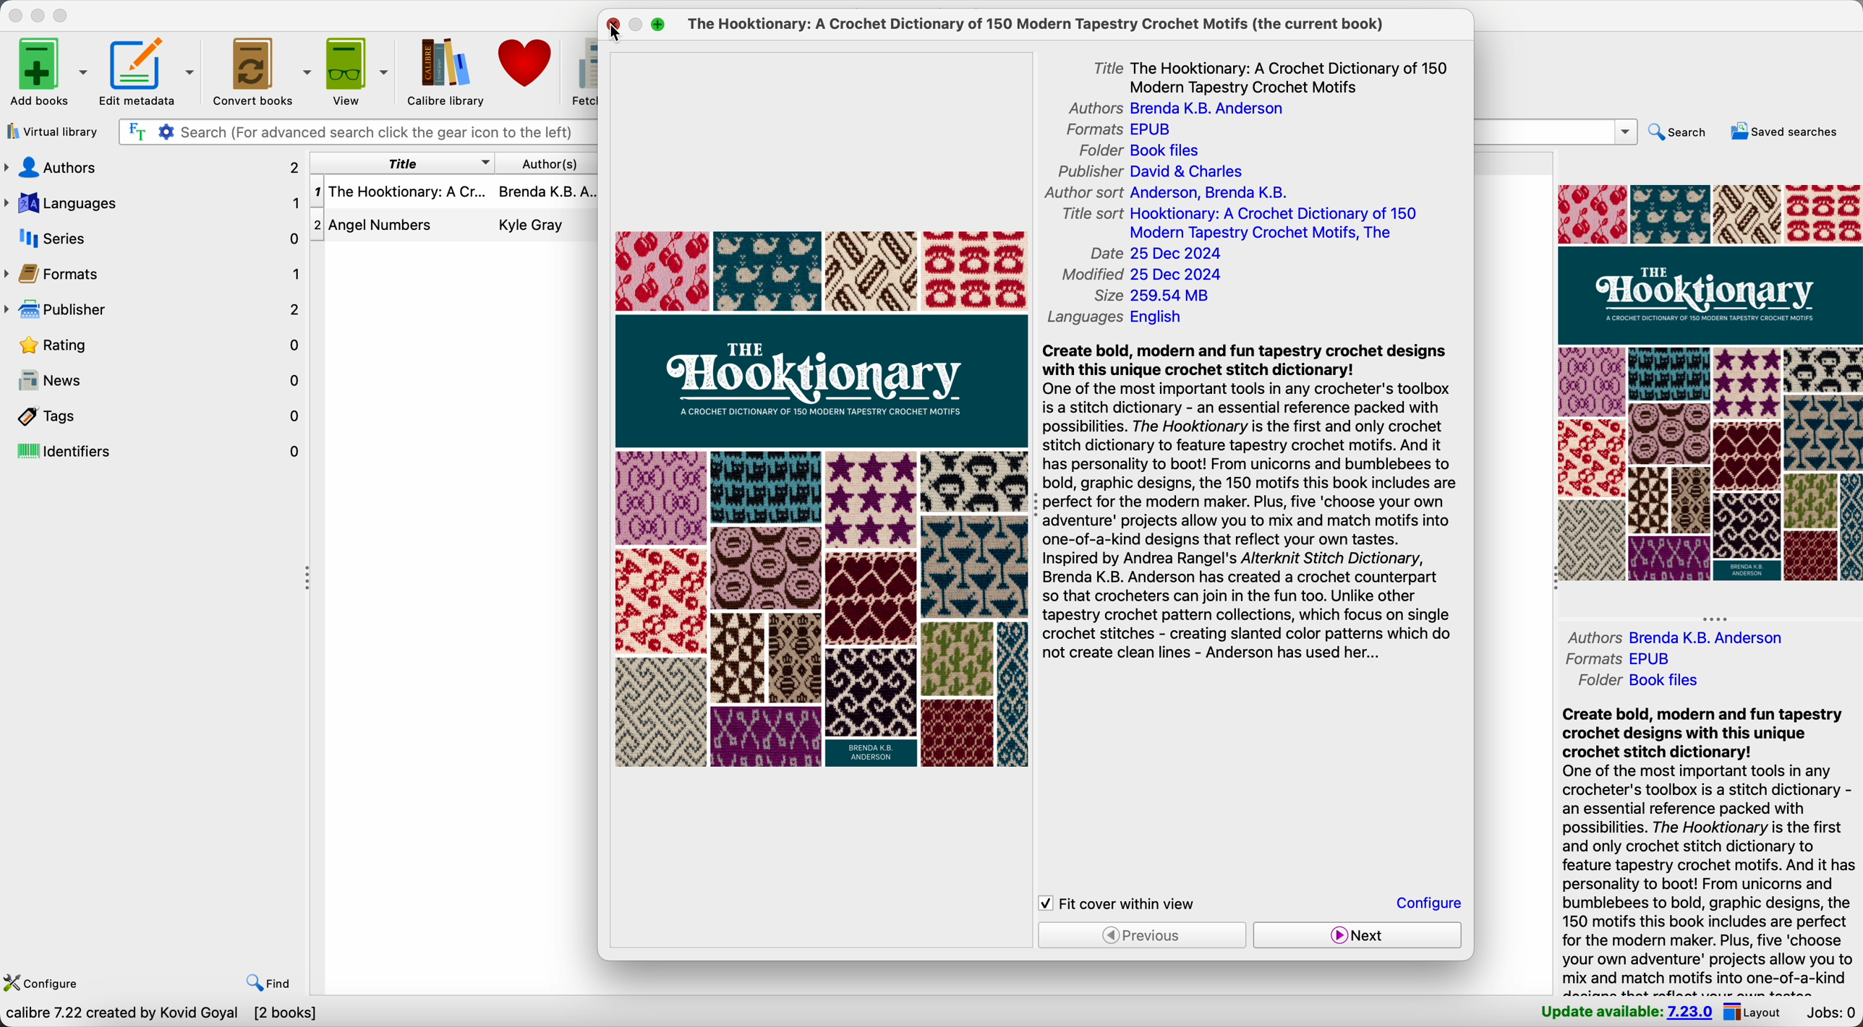 This screenshot has width=1863, height=1027. What do you see at coordinates (1645, 680) in the screenshot?
I see `folder` at bounding box center [1645, 680].